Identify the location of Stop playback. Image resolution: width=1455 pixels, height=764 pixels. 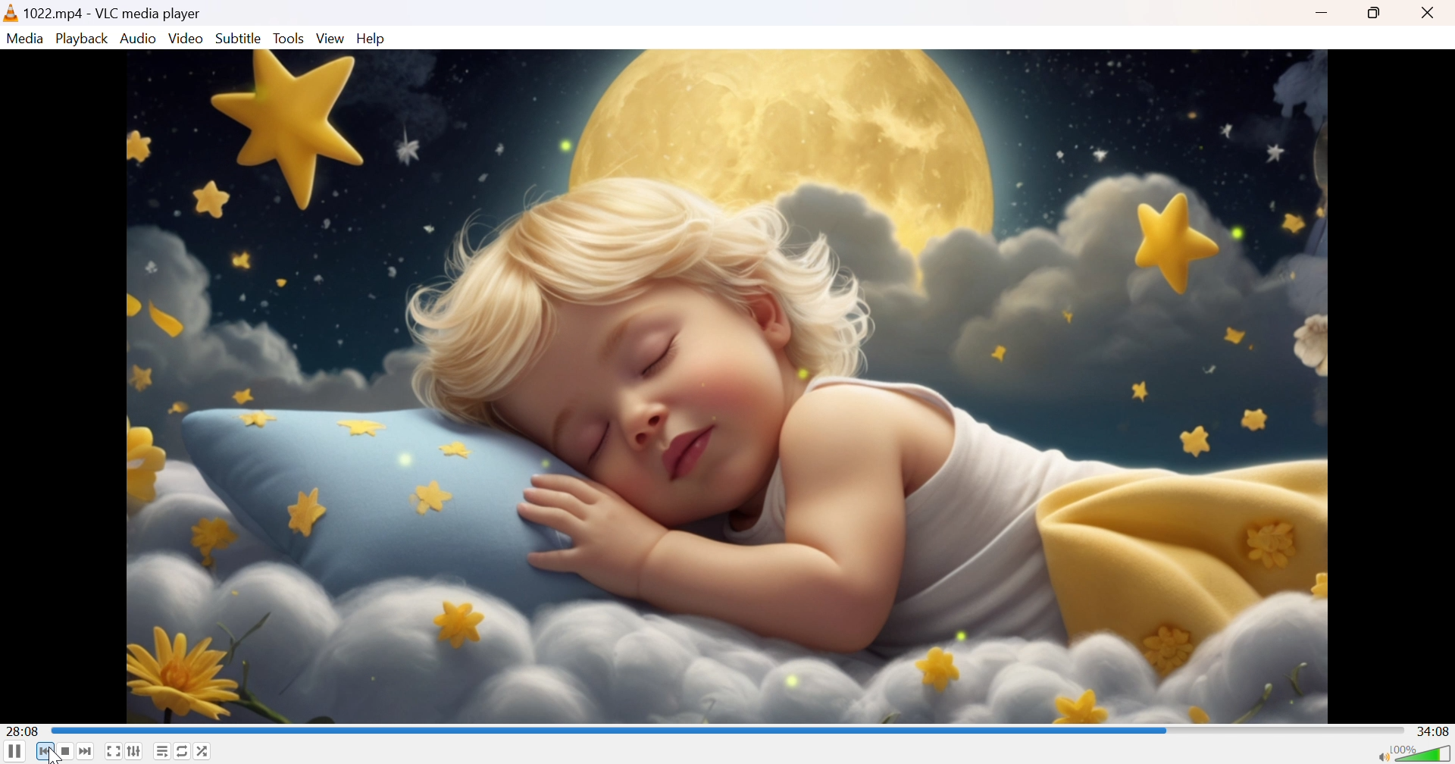
(67, 752).